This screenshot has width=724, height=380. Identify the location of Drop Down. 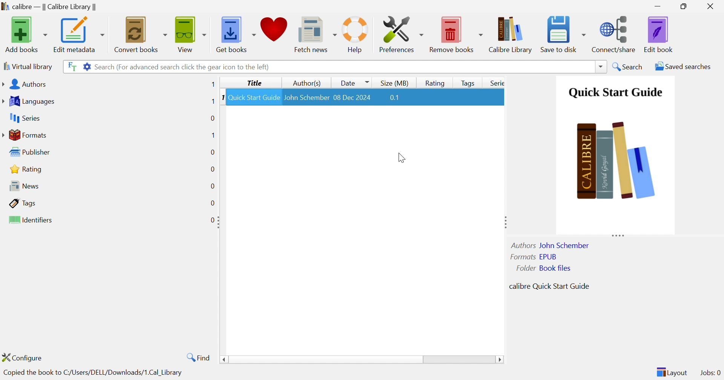
(599, 66).